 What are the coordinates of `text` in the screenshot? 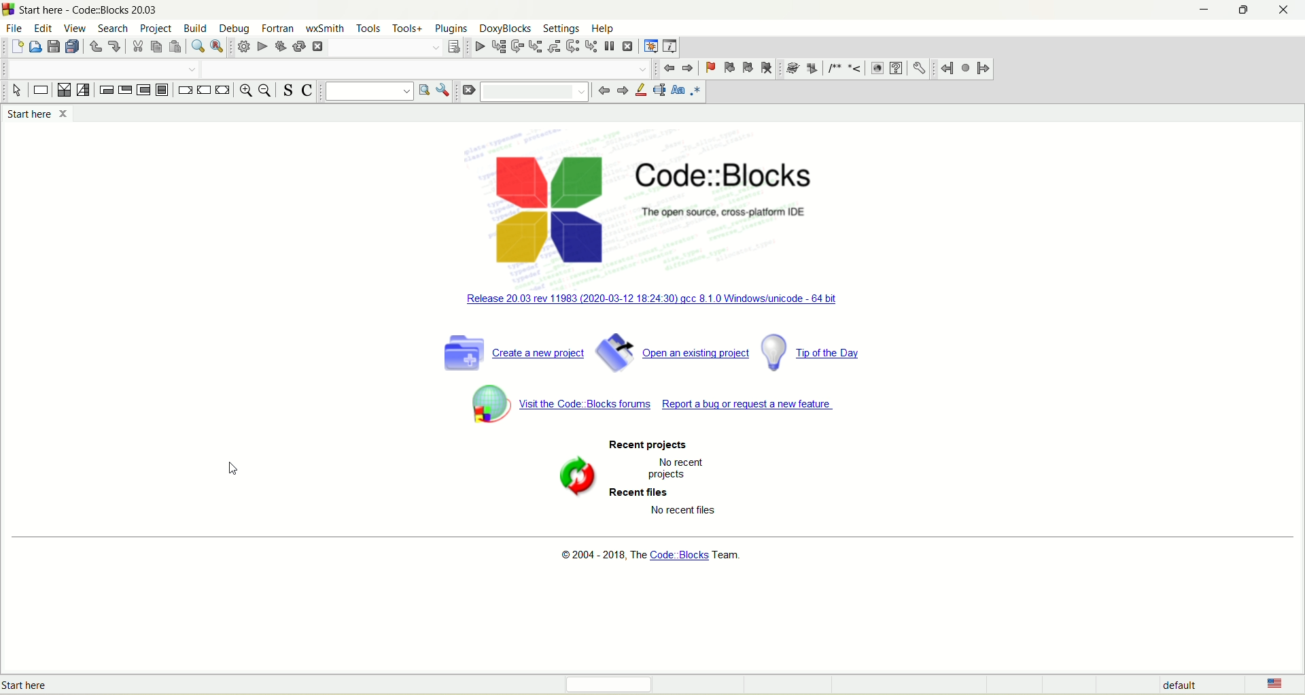 It's located at (33, 685).